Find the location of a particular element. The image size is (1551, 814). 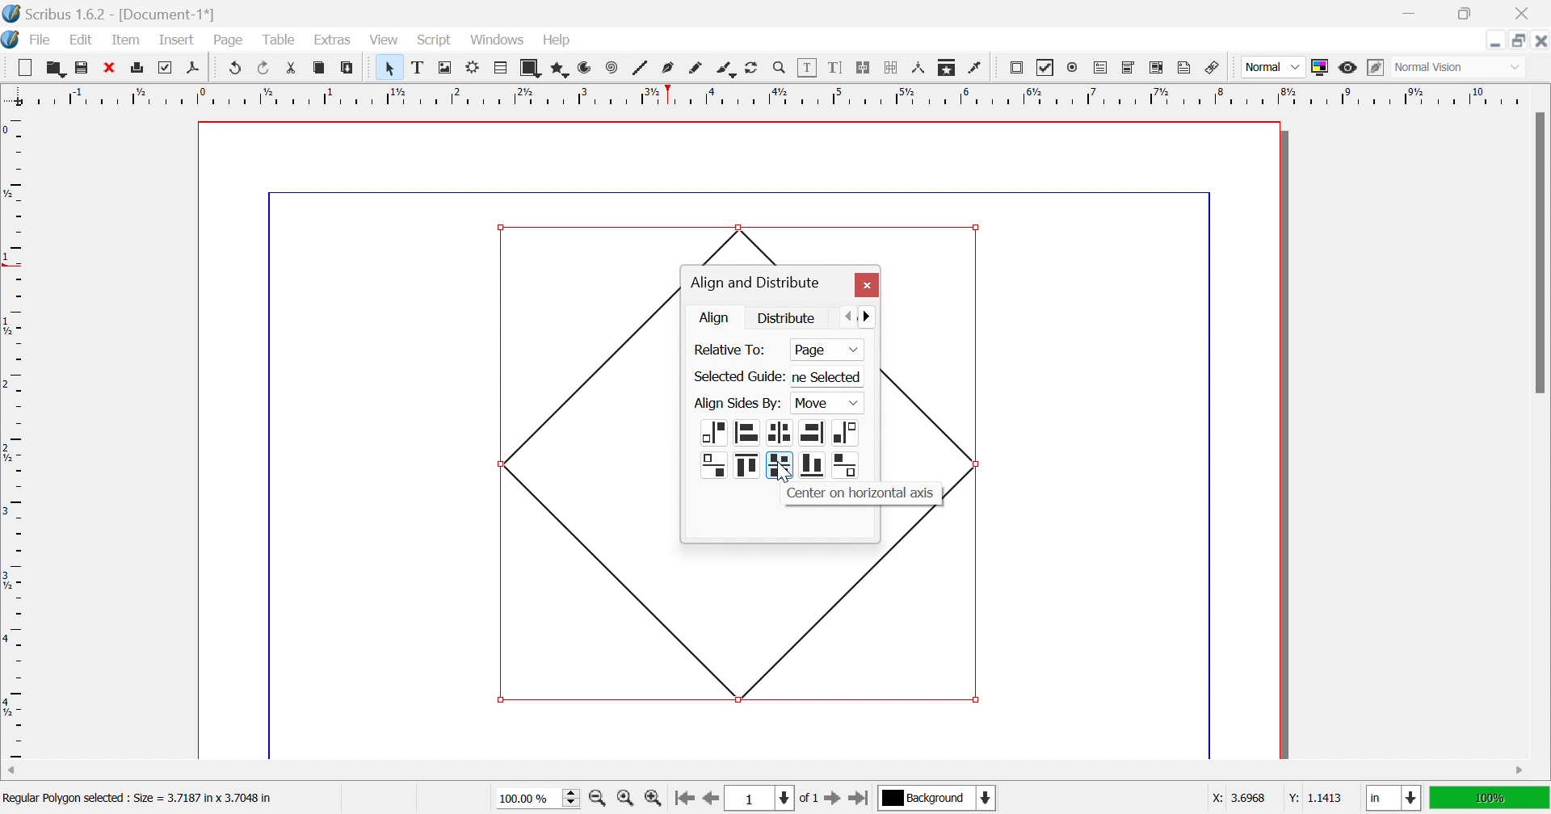

1 is located at coordinates (757, 799).